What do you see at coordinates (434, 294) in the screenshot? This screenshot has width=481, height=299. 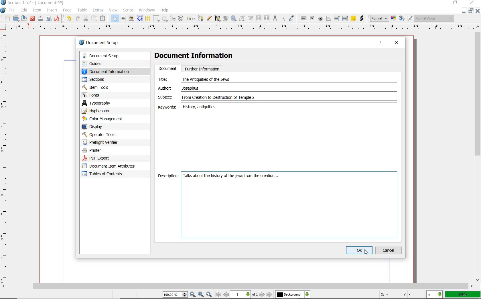 I see `select the current unit` at bounding box center [434, 294].